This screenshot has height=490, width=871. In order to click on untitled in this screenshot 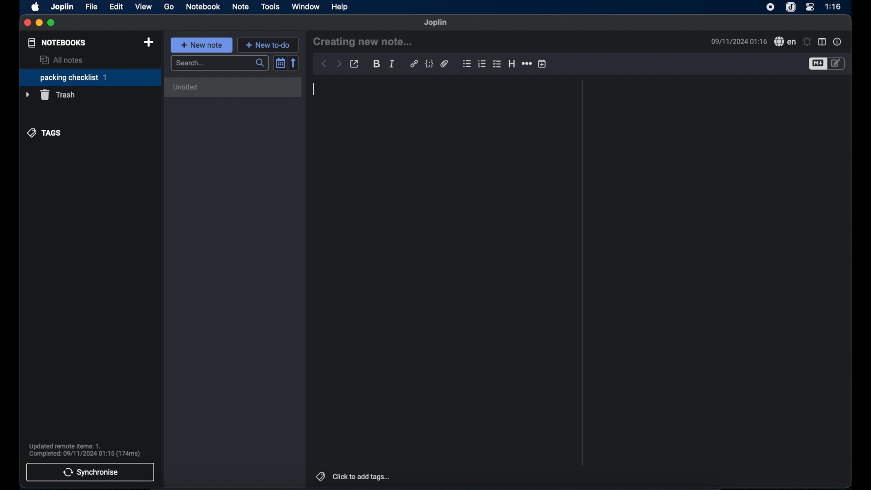, I will do `click(235, 88)`.